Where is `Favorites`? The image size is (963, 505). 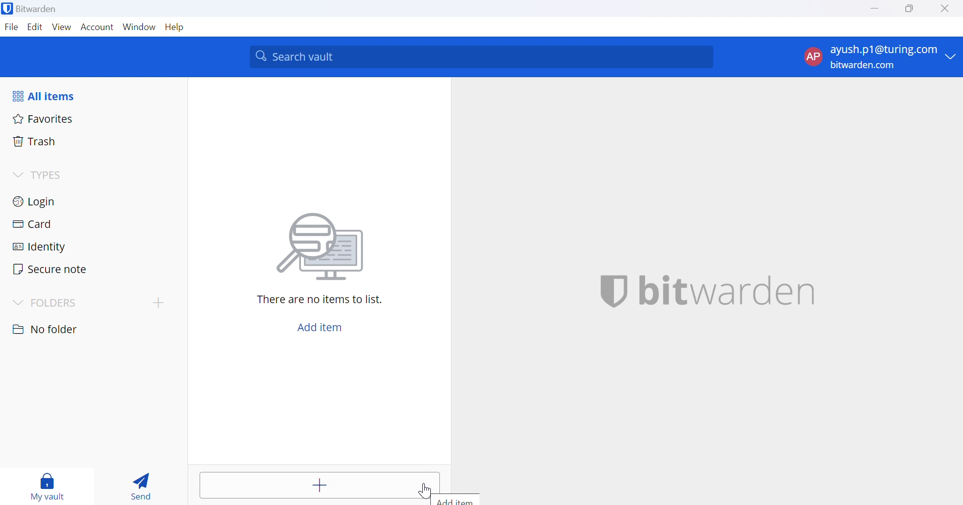
Favorites is located at coordinates (43, 118).